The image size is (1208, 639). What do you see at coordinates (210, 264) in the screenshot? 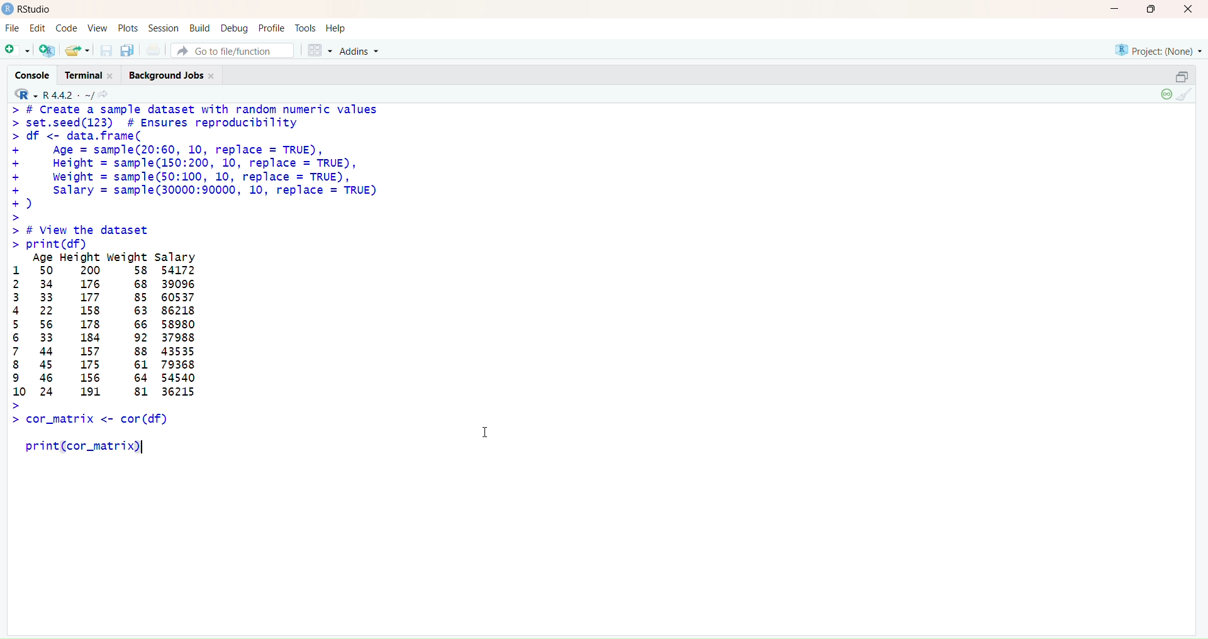
I see `> # Create a sample dataset with random numeric values
> set.seed(123) # Ensures reproducibility
> df <- data.frame(
+ Age = sample(20:60, 10, replace = TRUE),
+ Height = sample(150:200, 10, replace = TRUE),
+ Weight = sample(50:100, 10, replace = TRUE),
+ Salary = samp1e(30000:90000, 10, replace = TRUE)
+)
>
> # View the dataset
> print (df)
Age Height weight salary
1 50 200 58 54172
2 34 176 68 39096
3 33 177 85 60537
4 22 158 63 86218
5 56 178 66 58980
6 33 184 92 37988
7 44 157 88 43535
8 45 175 61 79368
9 46 156 64 54540
10 24 191 81 36215
>
>` at bounding box center [210, 264].